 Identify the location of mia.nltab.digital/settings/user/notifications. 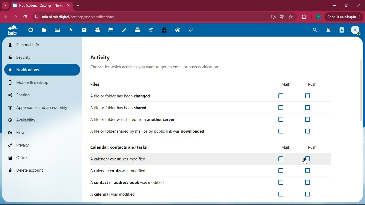
(80, 17).